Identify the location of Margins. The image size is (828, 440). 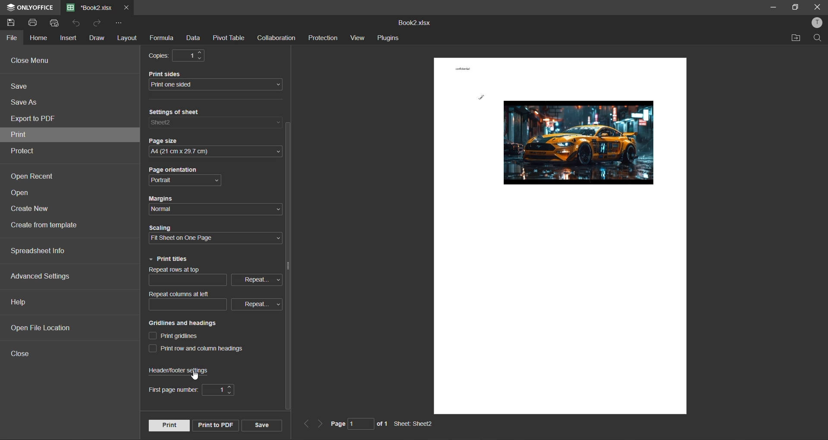
(165, 198).